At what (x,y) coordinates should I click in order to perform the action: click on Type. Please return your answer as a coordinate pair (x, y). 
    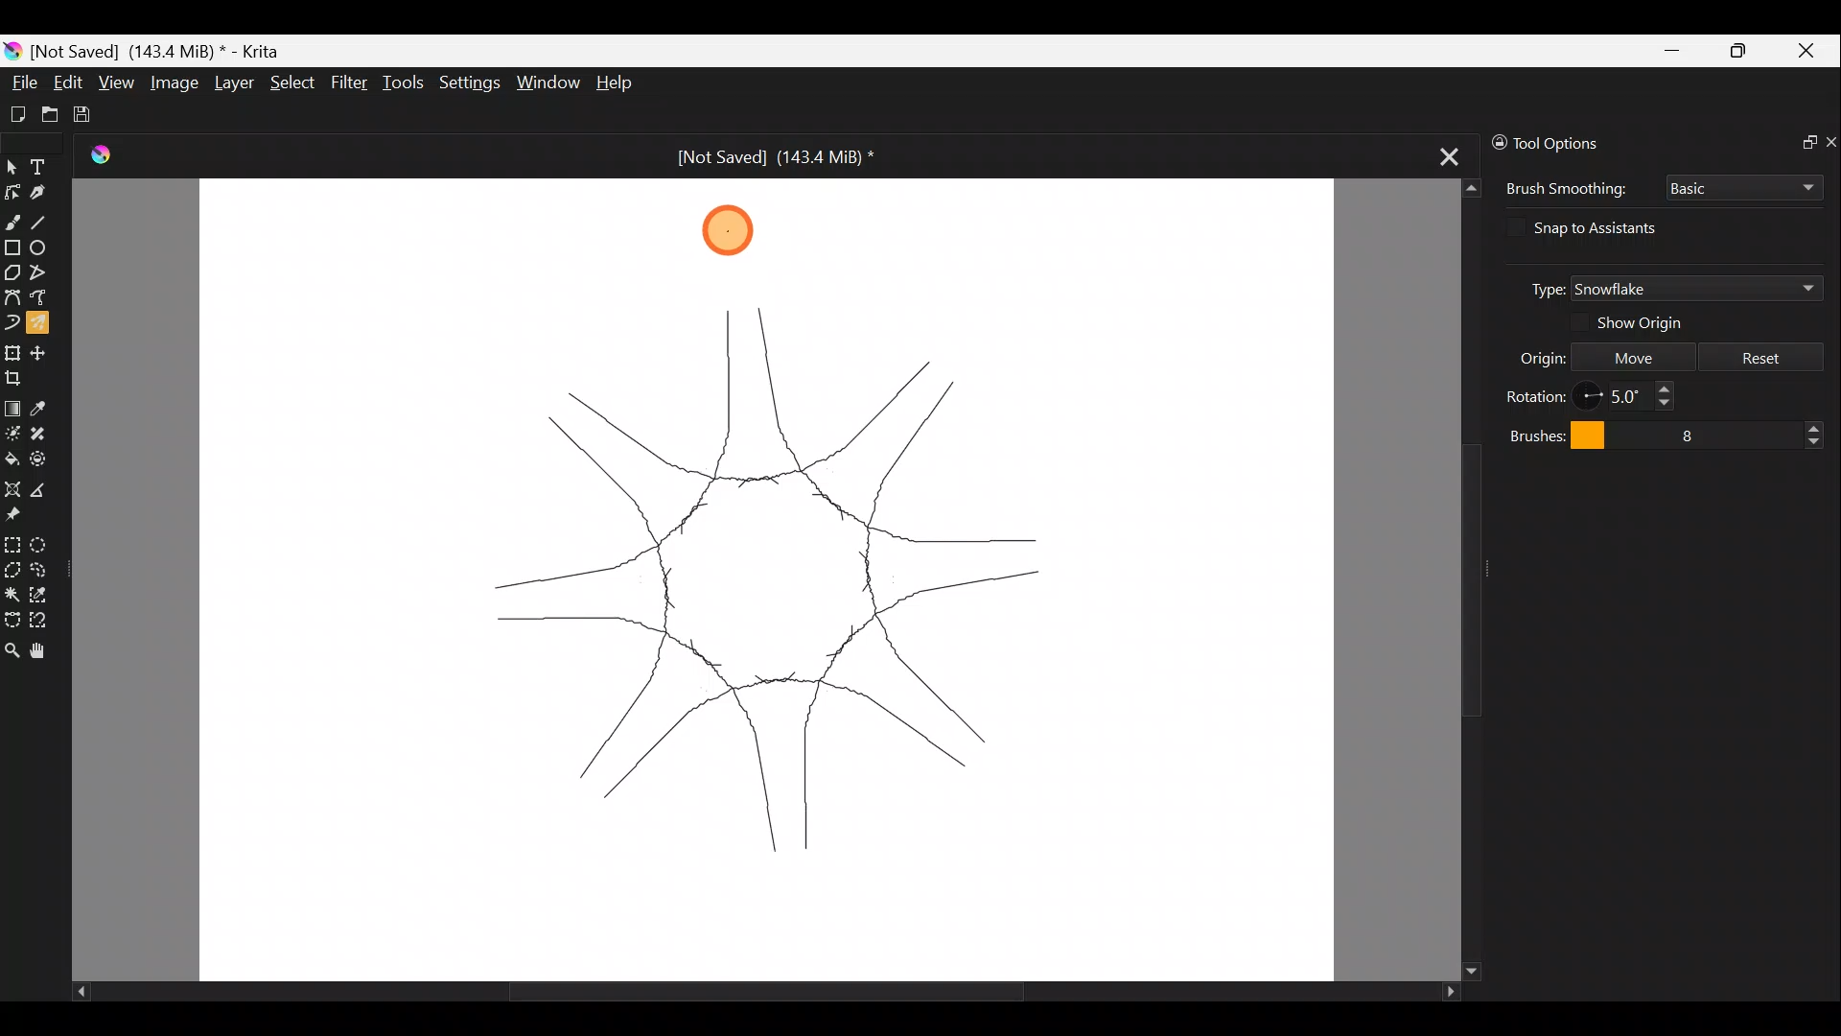
    Looking at the image, I should click on (1538, 287).